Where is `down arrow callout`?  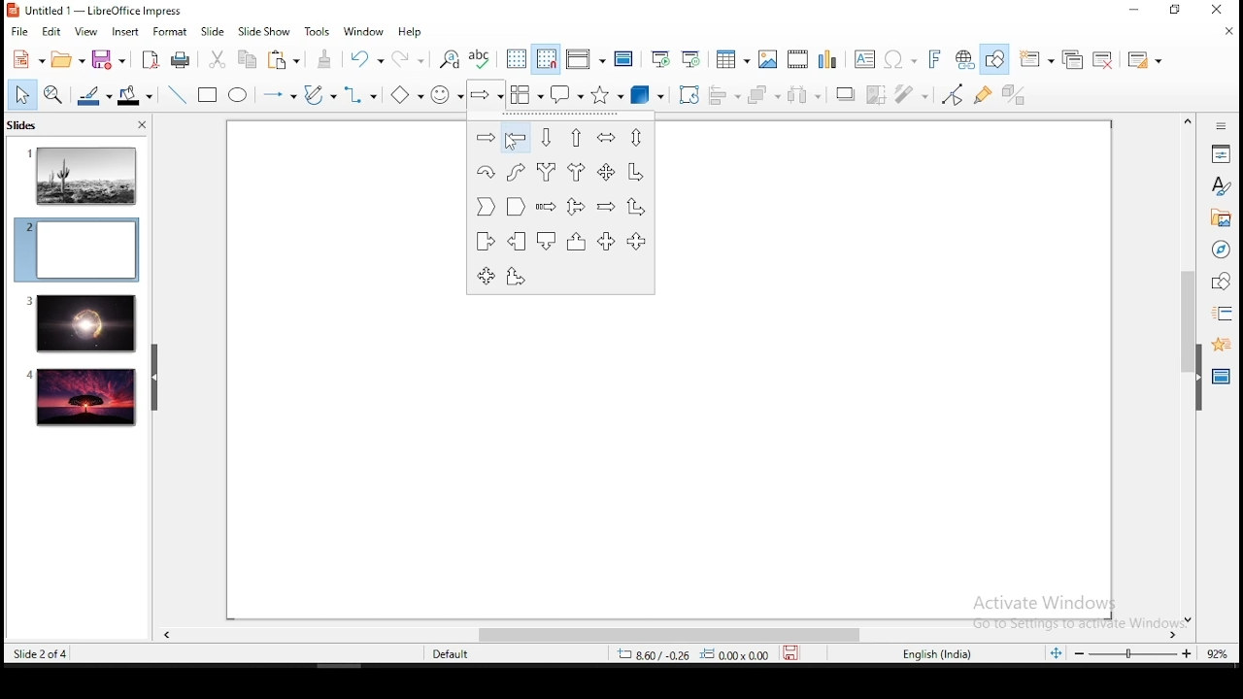 down arrow callout is located at coordinates (549, 240).